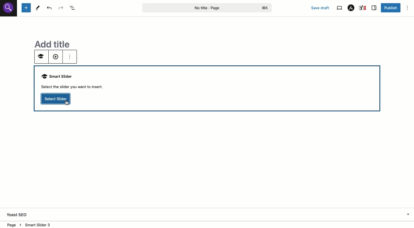 The height and width of the screenshot is (228, 414). What do you see at coordinates (9, 10) in the screenshot?
I see `search` at bounding box center [9, 10].